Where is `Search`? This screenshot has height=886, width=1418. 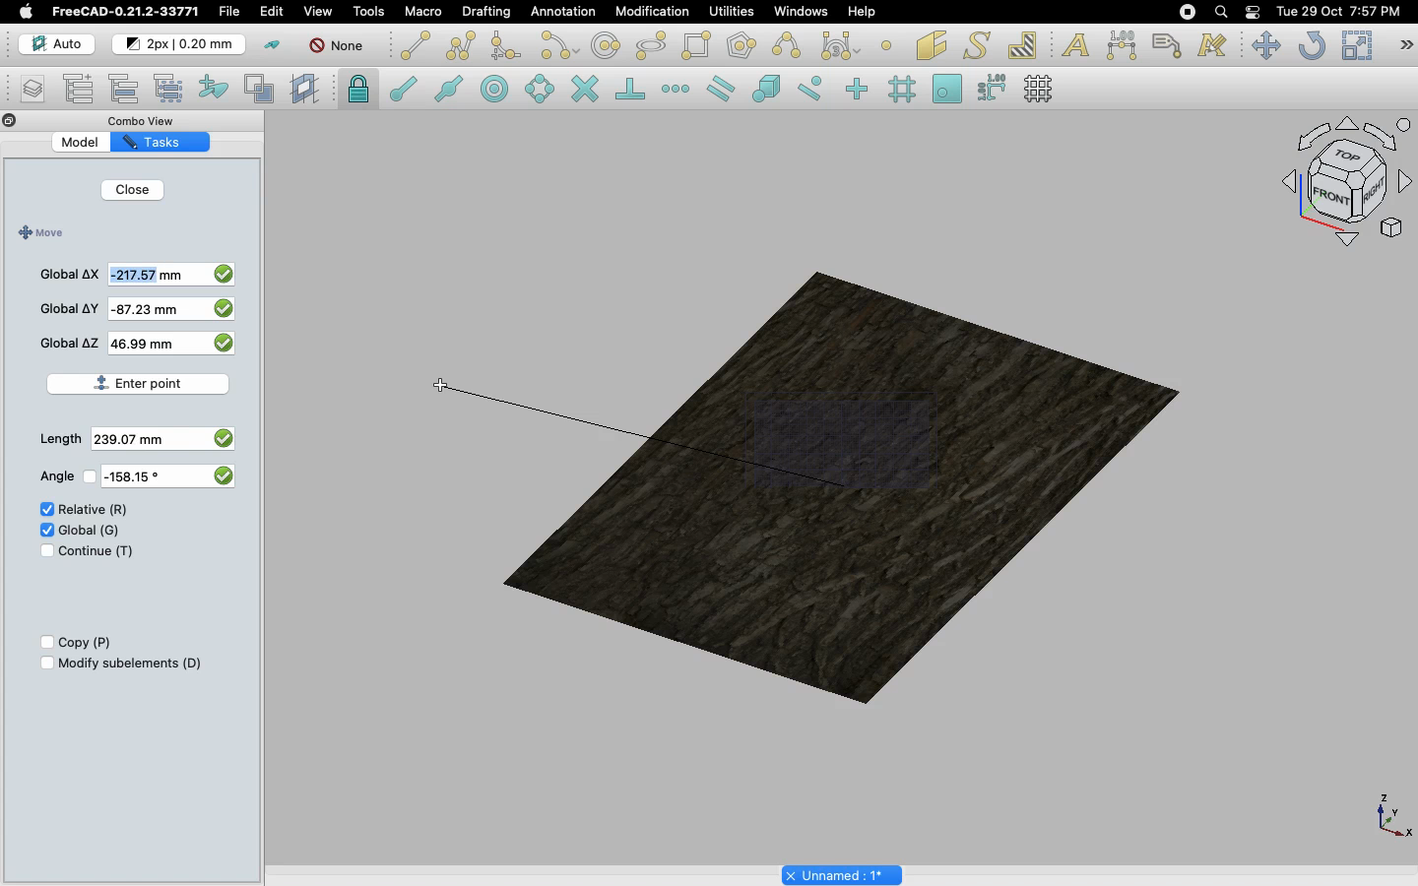
Search is located at coordinates (1220, 12).